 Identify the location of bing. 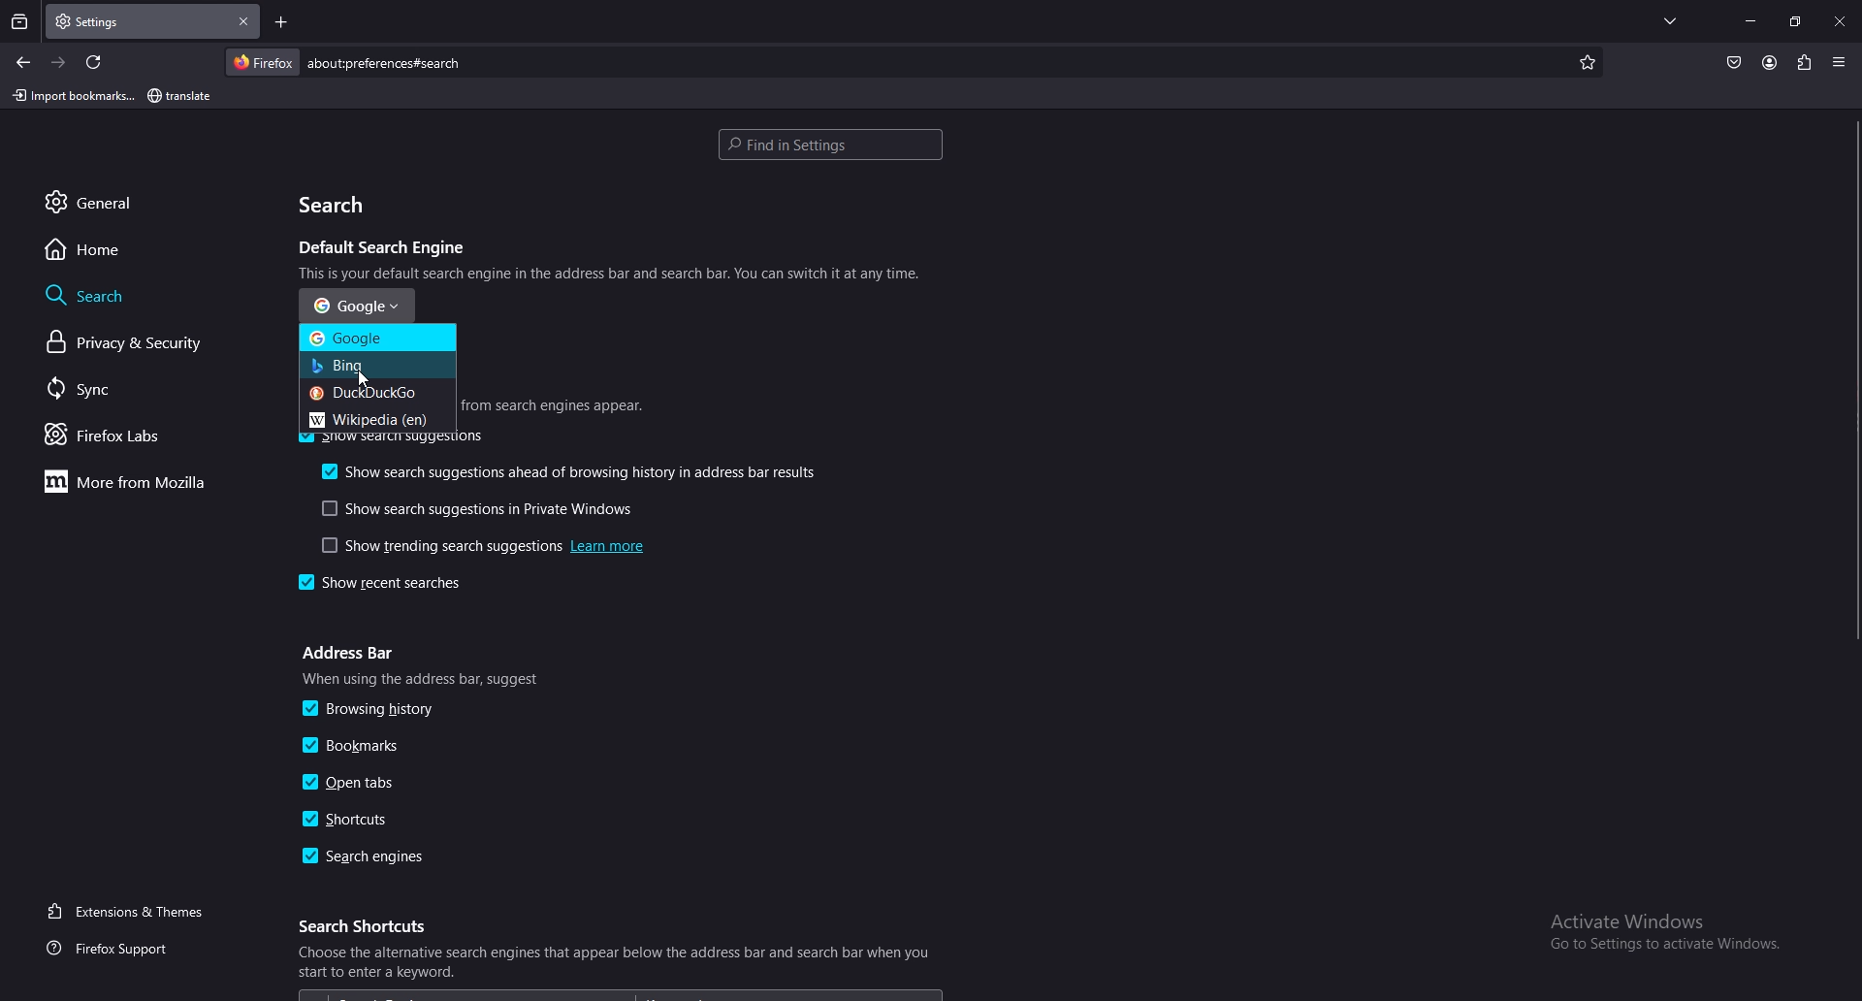
(377, 367).